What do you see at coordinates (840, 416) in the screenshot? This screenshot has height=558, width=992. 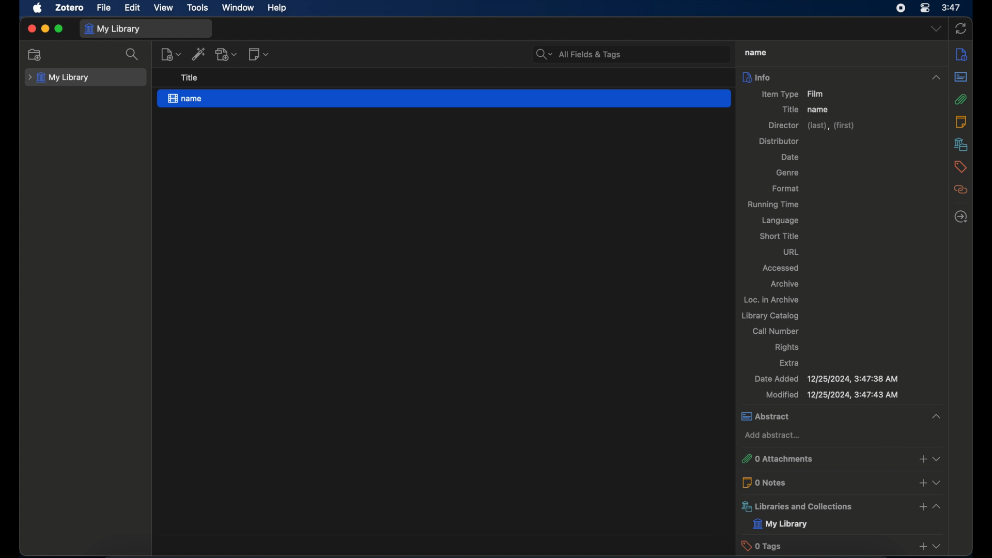 I see `abstract` at bounding box center [840, 416].